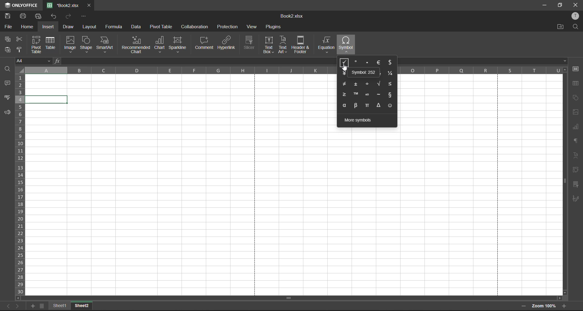 Image resolution: width=583 pixels, height=311 pixels. Describe the element at coordinates (378, 84) in the screenshot. I see `square root` at that location.